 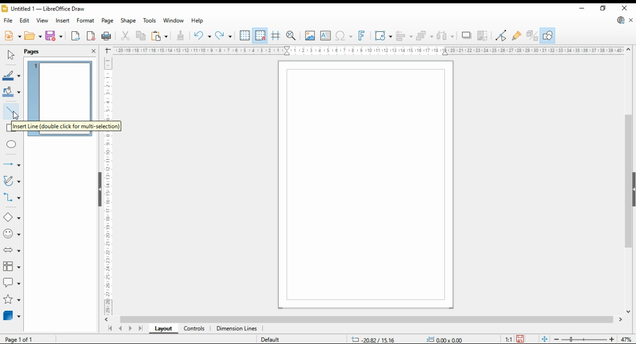 What do you see at coordinates (202, 36) in the screenshot?
I see `undo` at bounding box center [202, 36].